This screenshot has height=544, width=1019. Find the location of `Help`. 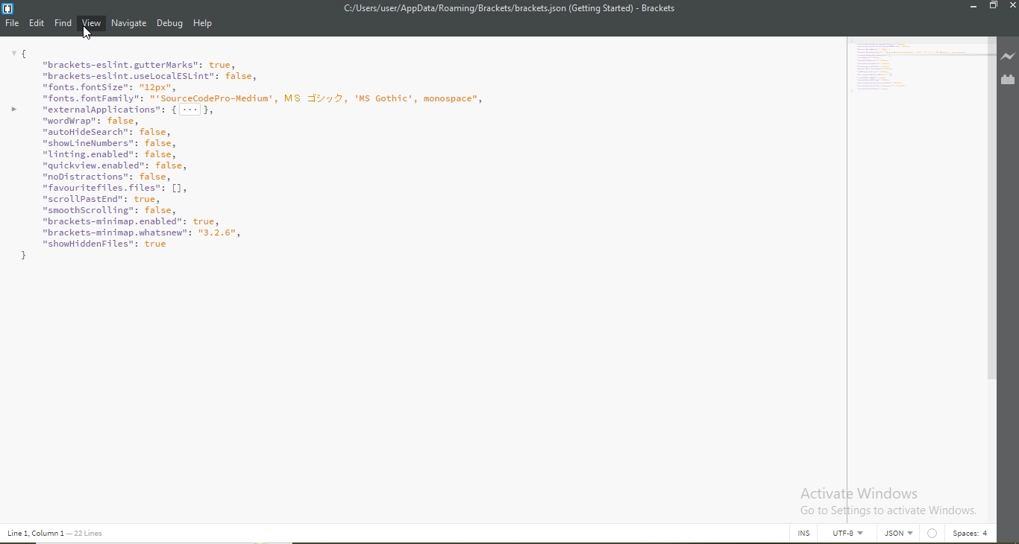

Help is located at coordinates (204, 25).